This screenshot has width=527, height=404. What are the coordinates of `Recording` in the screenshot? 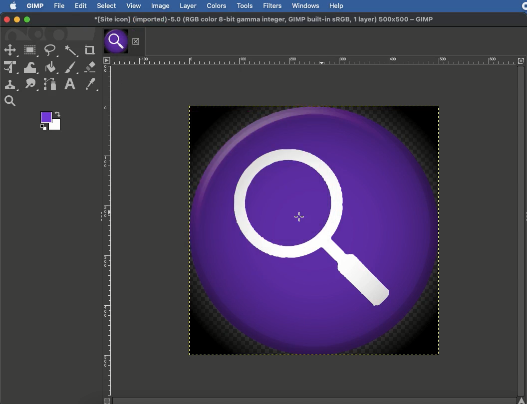 It's located at (524, 6).